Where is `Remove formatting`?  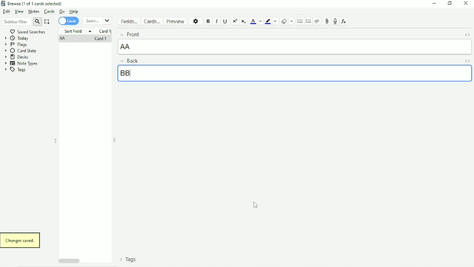
Remove formatting is located at coordinates (284, 21).